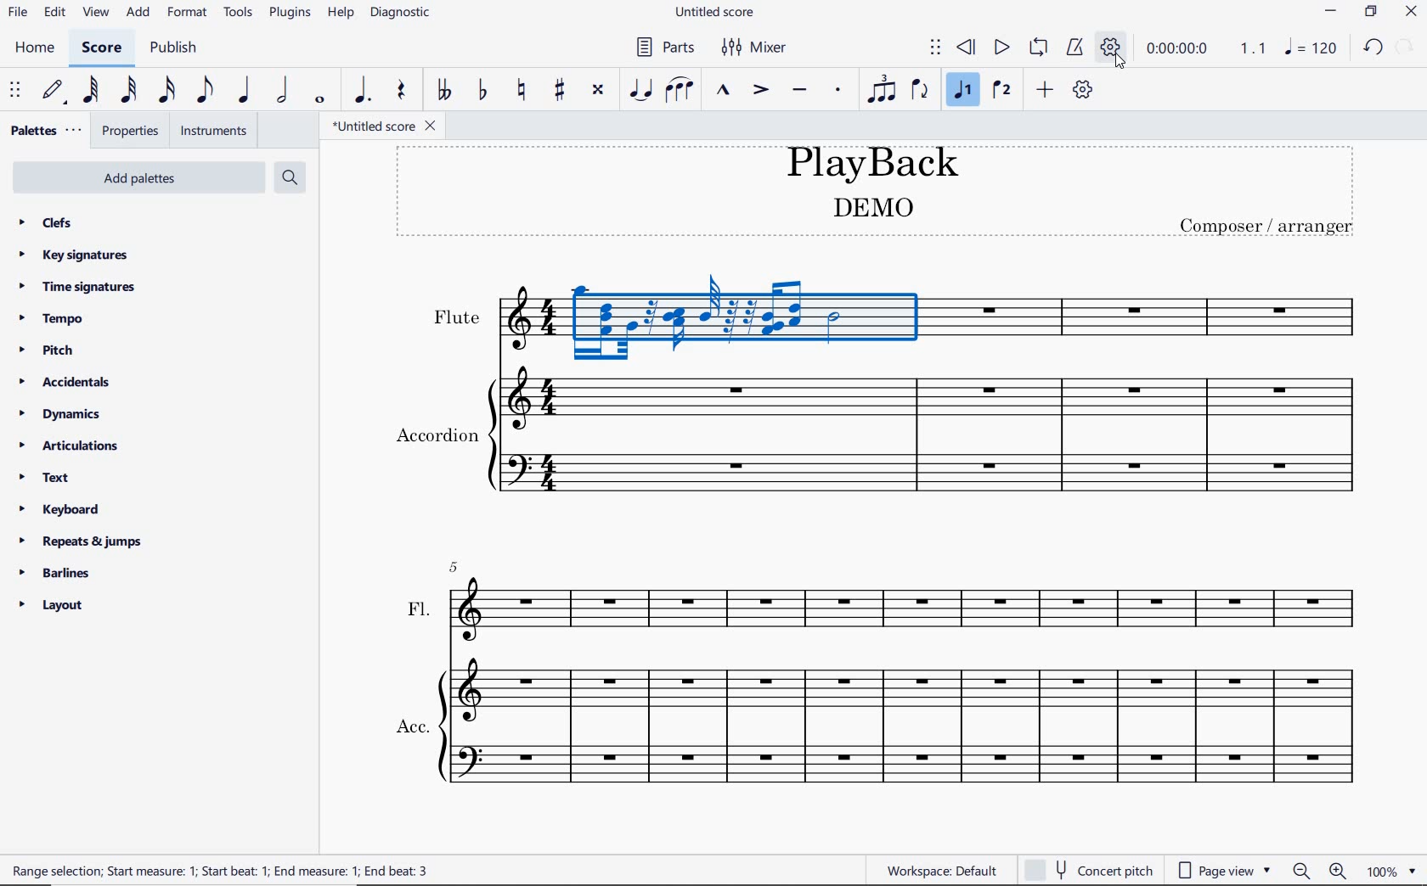  I want to click on tie, so click(641, 91).